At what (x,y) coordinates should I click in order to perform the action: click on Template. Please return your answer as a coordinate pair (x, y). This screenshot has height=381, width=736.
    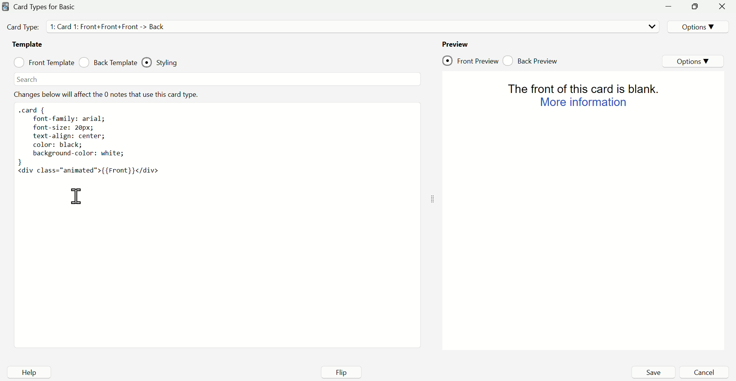
    Looking at the image, I should click on (28, 46).